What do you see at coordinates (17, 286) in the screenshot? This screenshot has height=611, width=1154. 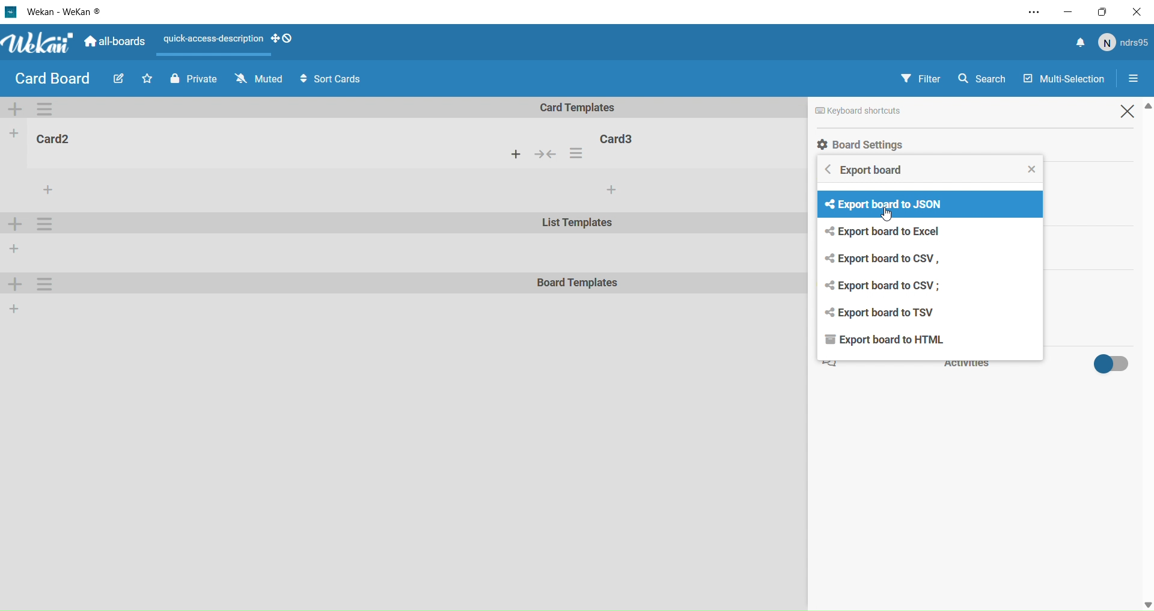 I see `Add` at bounding box center [17, 286].